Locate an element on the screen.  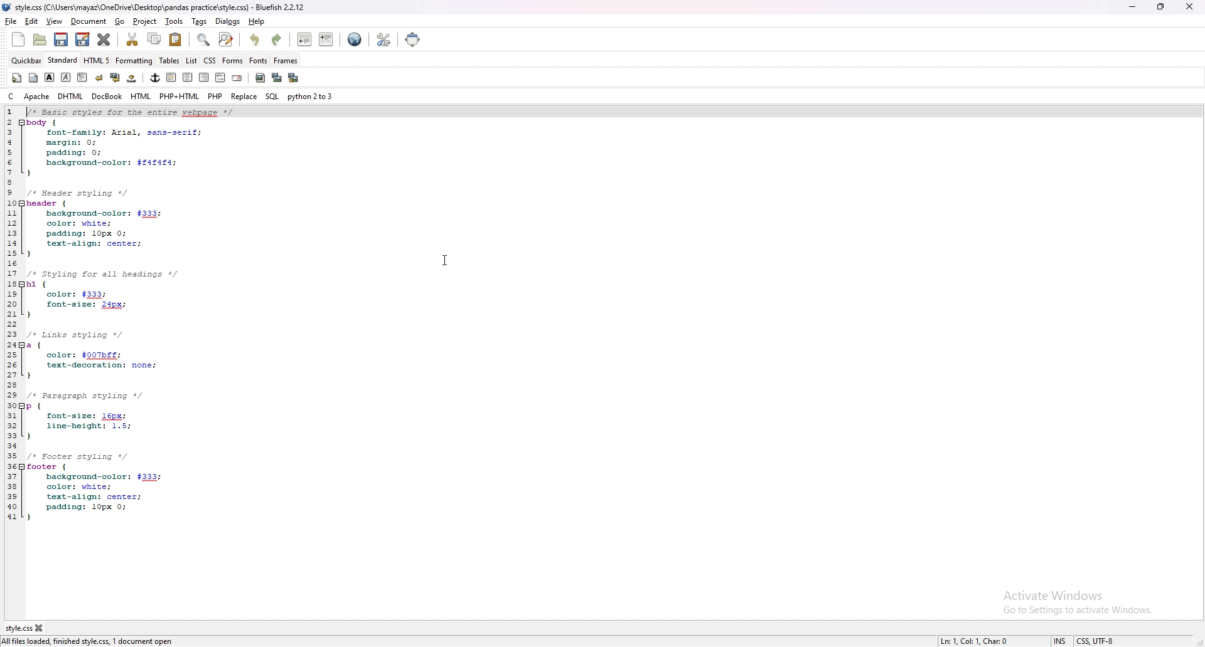
break is located at coordinates (99, 78).